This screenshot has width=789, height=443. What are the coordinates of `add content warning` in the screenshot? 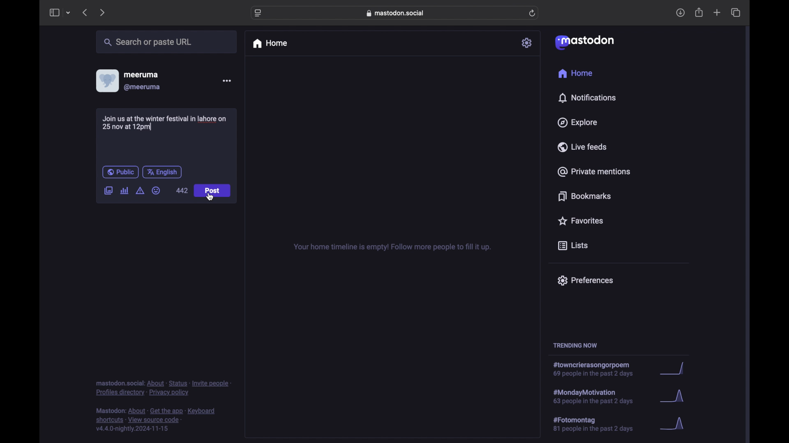 It's located at (140, 191).